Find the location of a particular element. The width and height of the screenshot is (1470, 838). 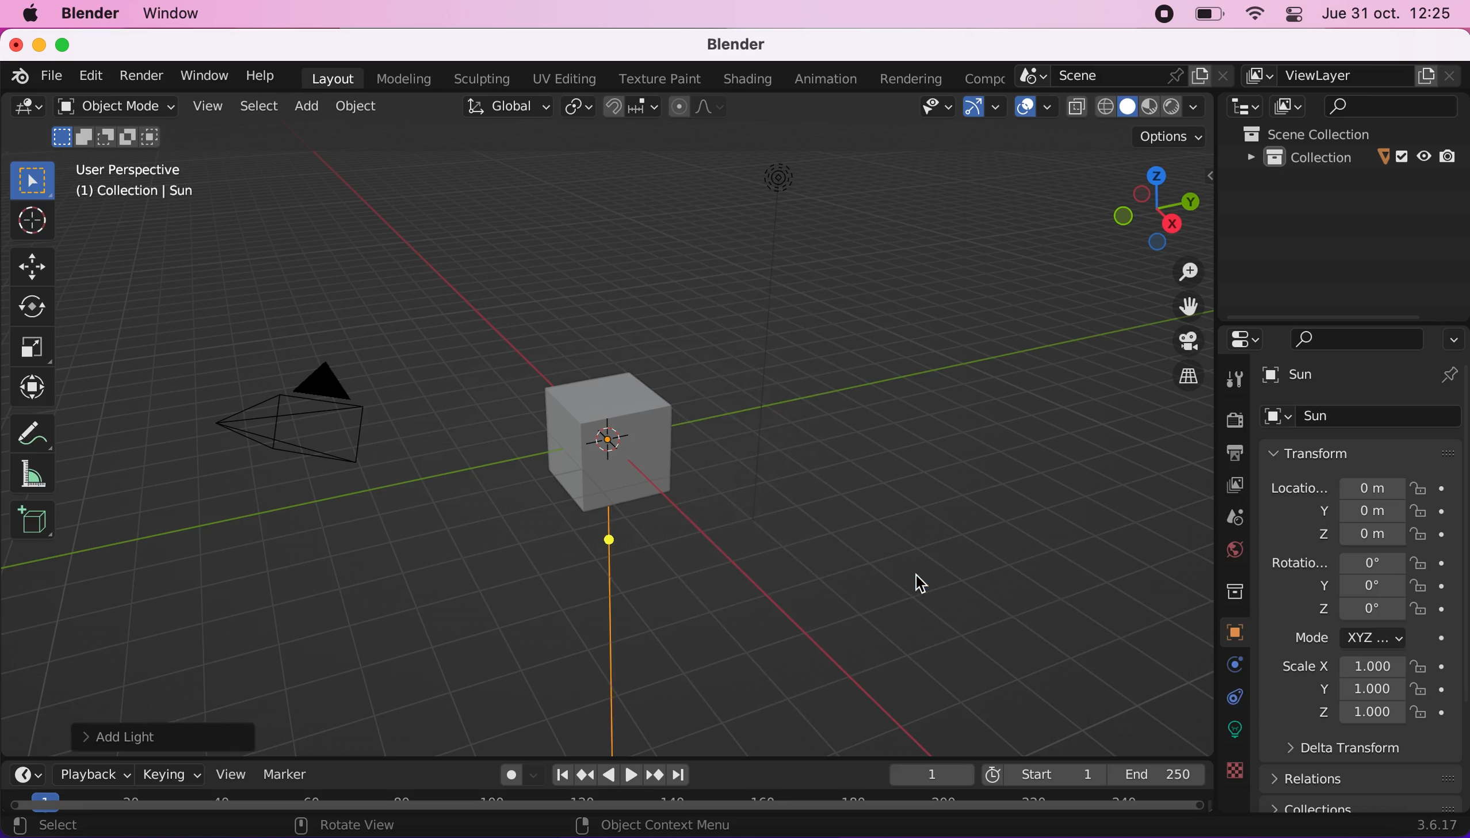

scene is located at coordinates (1225, 519).